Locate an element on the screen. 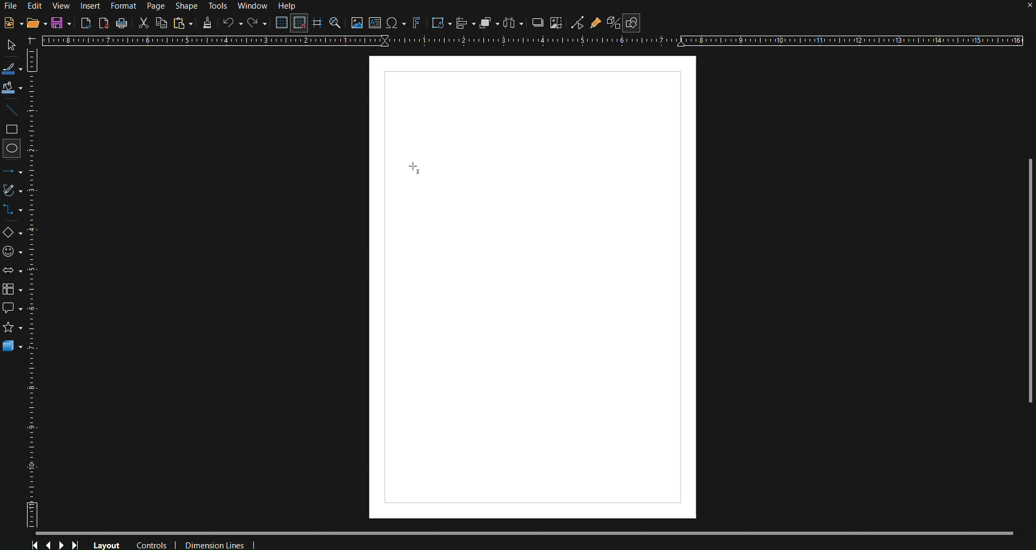  Vertical Ruler is located at coordinates (38, 294).